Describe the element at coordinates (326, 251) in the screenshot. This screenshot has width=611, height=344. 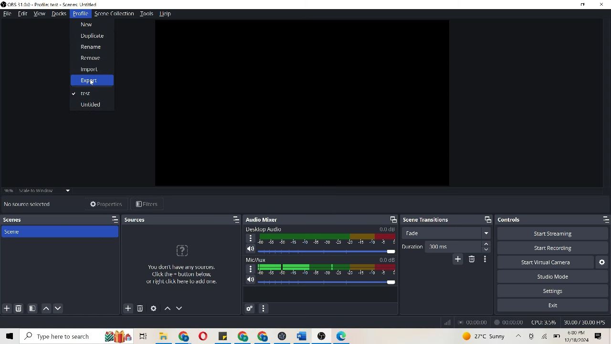
I see `slider` at that location.